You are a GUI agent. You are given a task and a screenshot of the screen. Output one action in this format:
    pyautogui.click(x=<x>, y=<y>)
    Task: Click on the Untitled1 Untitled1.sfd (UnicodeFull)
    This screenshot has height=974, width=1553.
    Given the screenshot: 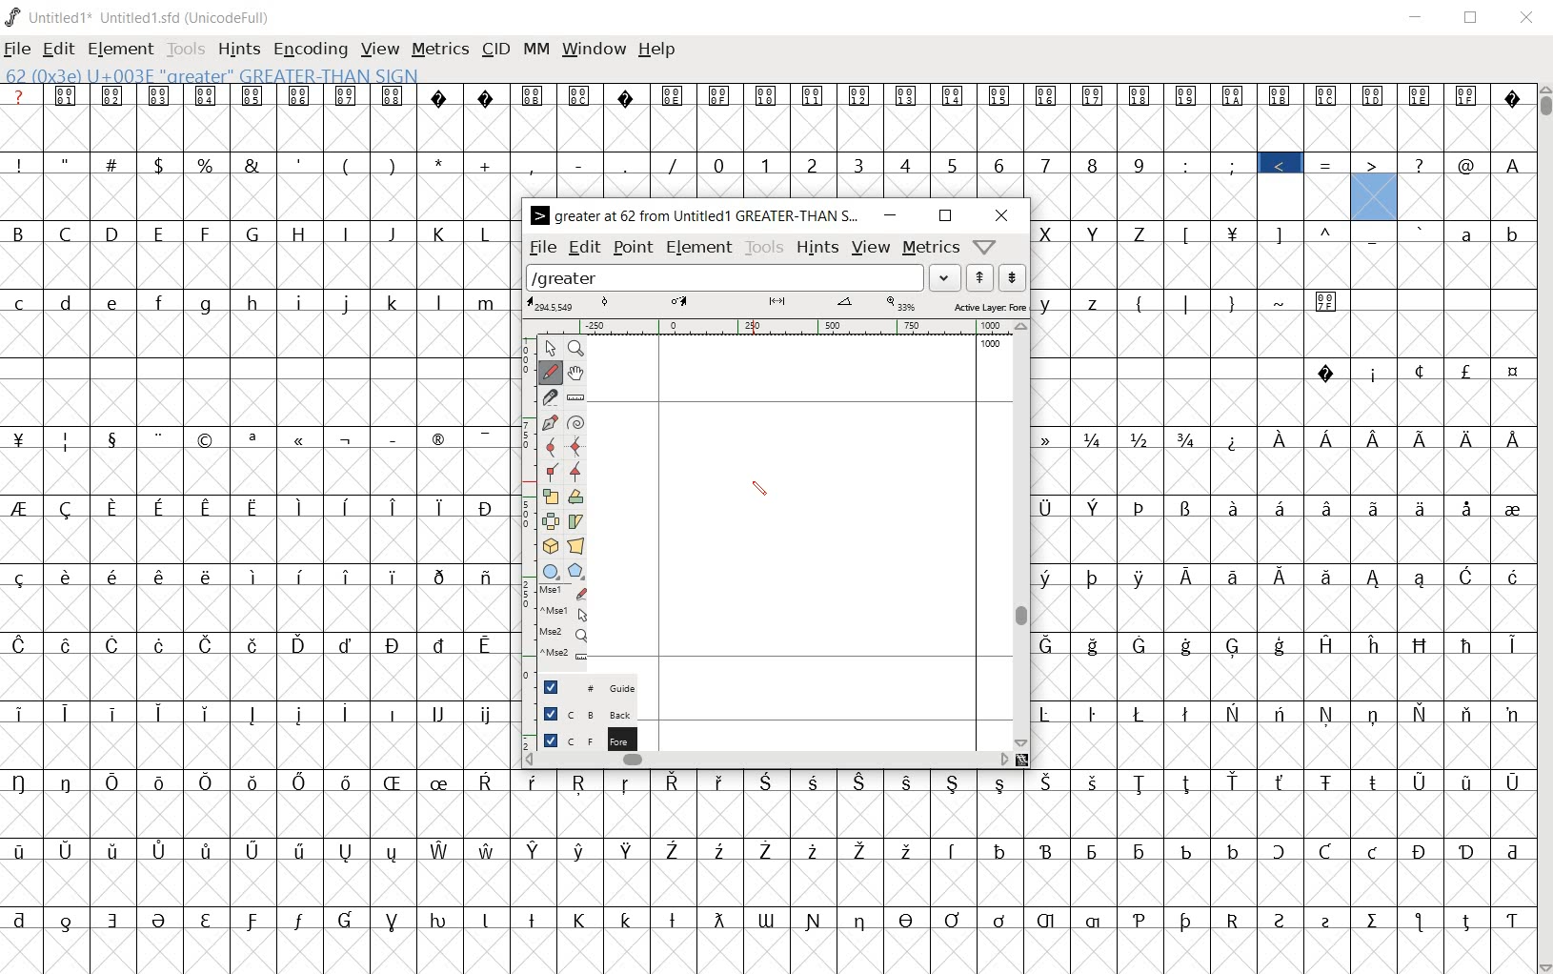 What is the action you would take?
    pyautogui.click(x=138, y=14)
    